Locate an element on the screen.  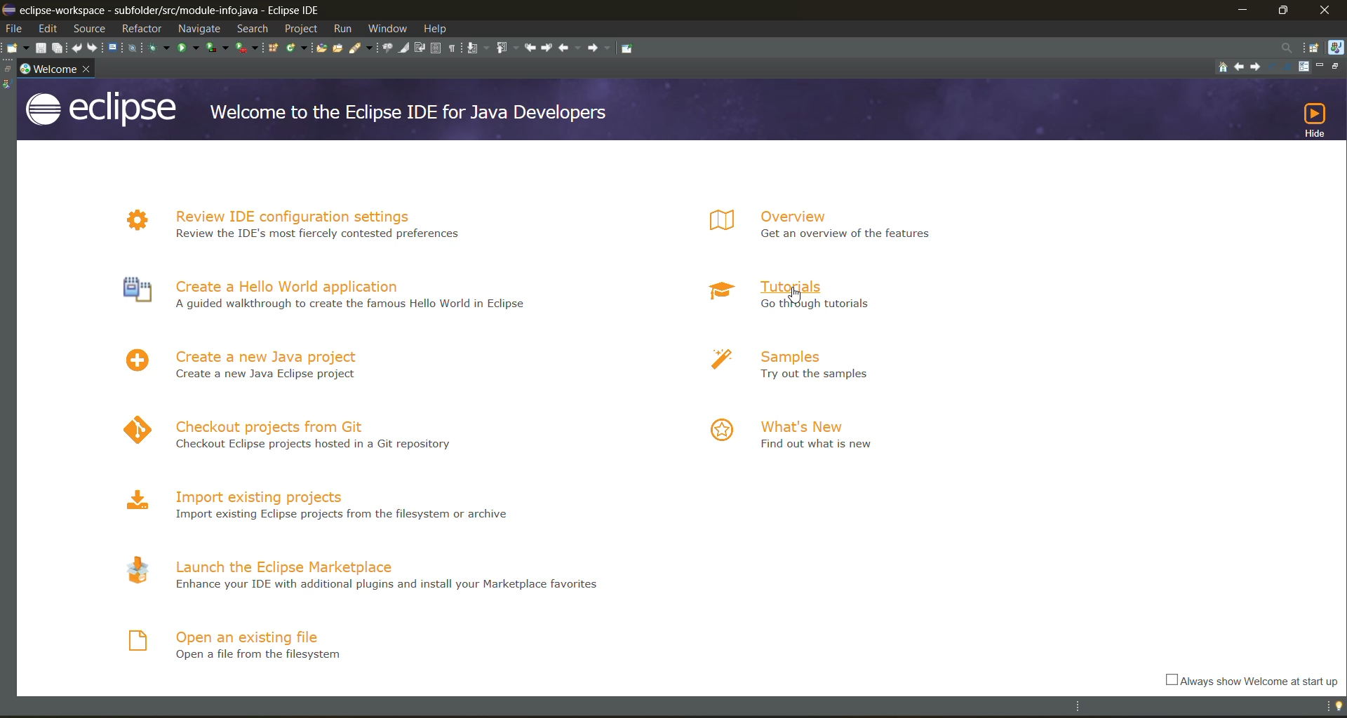
new java package is located at coordinates (274, 48).